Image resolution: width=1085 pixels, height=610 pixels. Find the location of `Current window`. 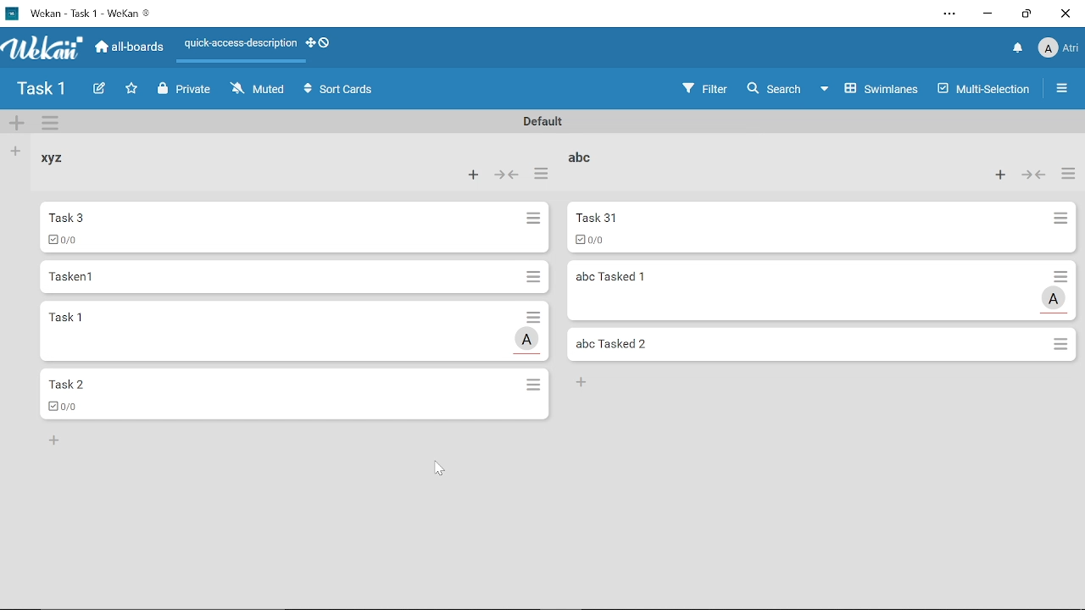

Current window is located at coordinates (78, 12).